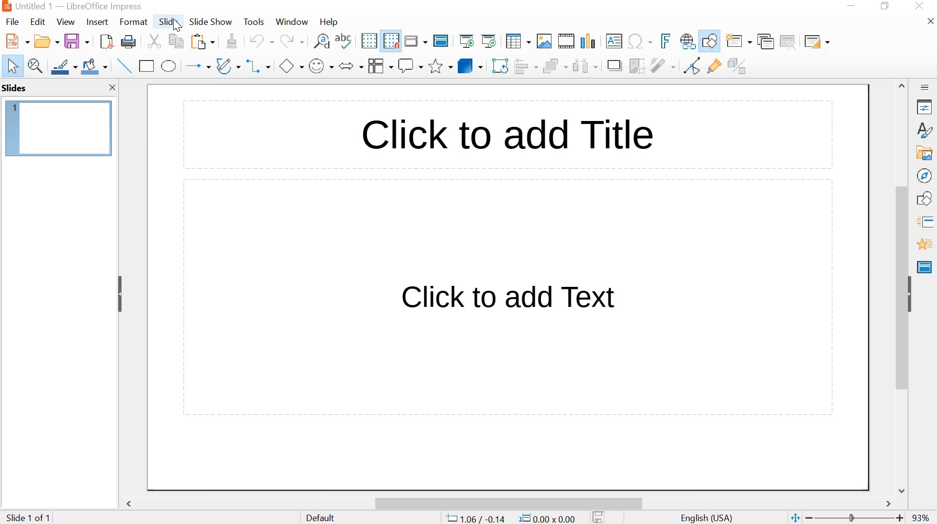  What do you see at coordinates (911, 293) in the screenshot?
I see `HIDE` at bounding box center [911, 293].